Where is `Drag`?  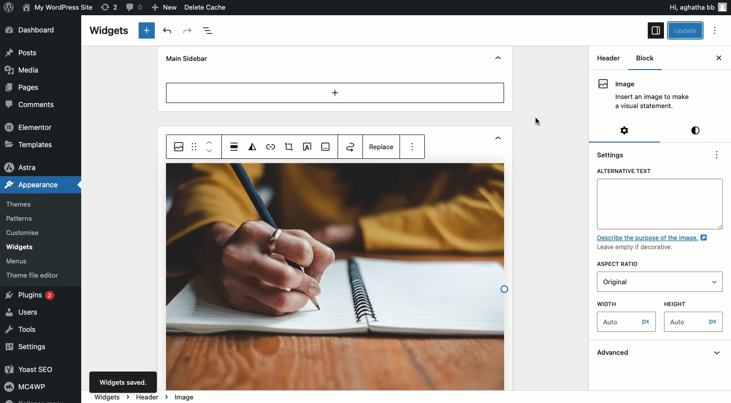
Drag is located at coordinates (195, 146).